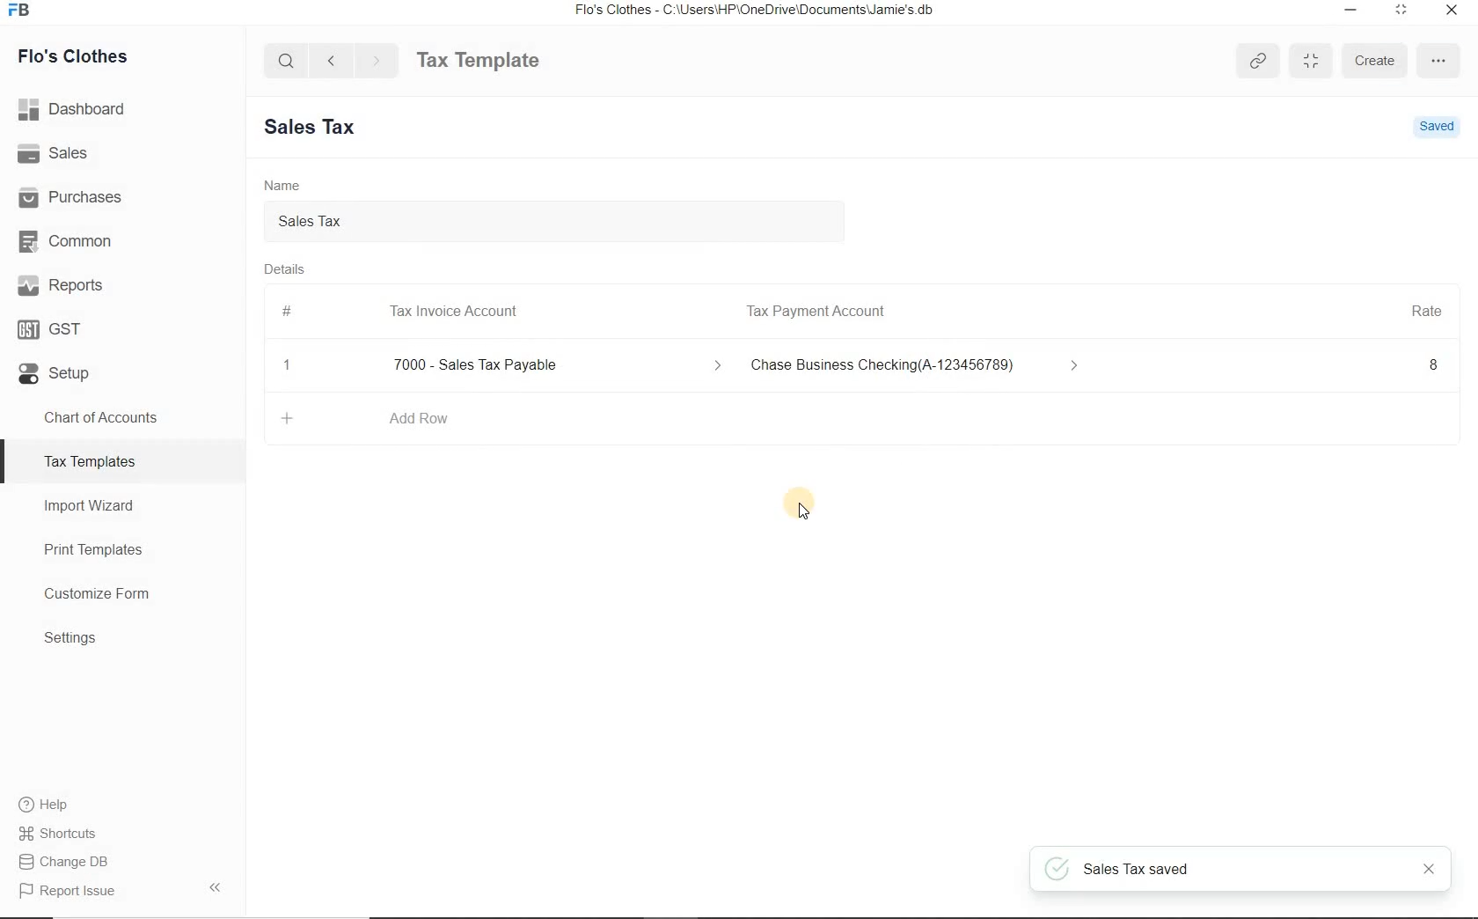  I want to click on New Entry, so click(317, 128).